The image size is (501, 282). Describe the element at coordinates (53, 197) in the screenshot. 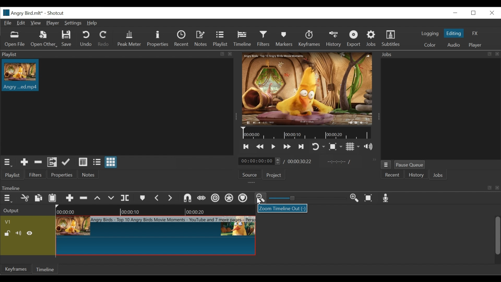

I see `Paste` at that location.